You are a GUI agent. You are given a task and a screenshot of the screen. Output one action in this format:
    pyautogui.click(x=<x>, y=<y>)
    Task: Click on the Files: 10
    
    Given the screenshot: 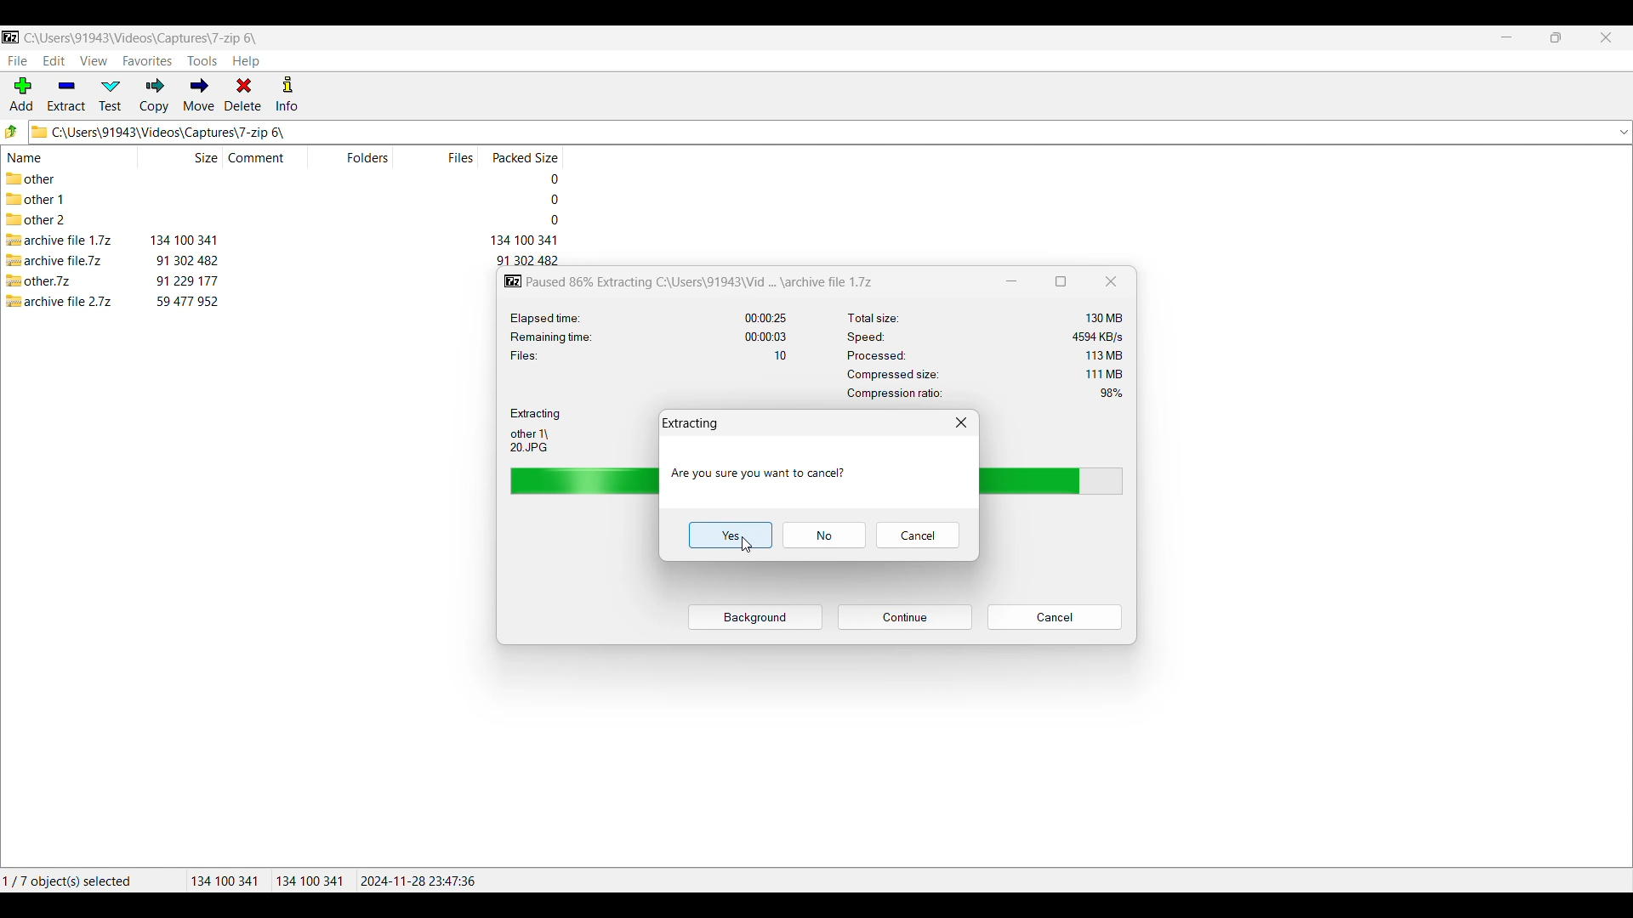 What is the action you would take?
    pyautogui.click(x=649, y=355)
    